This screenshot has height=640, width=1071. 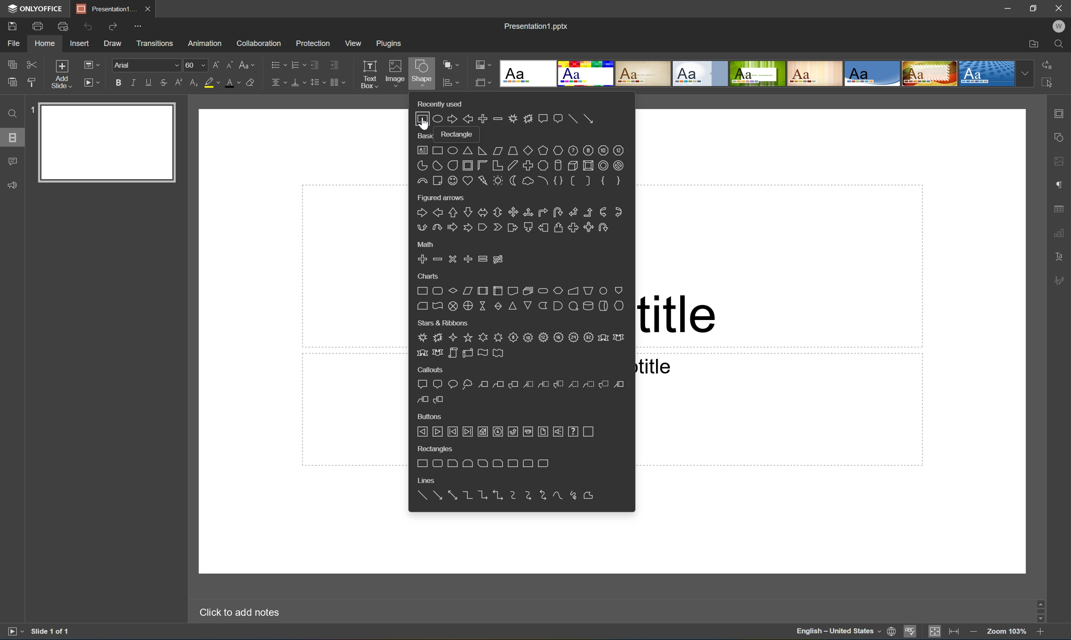 What do you see at coordinates (1006, 631) in the screenshot?
I see `Zoom 103%` at bounding box center [1006, 631].